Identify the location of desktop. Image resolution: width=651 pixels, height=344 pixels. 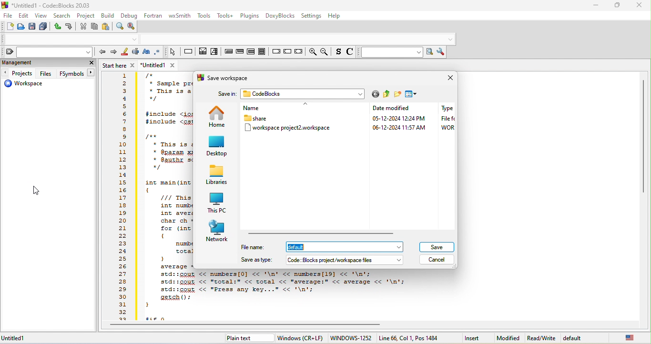
(217, 146).